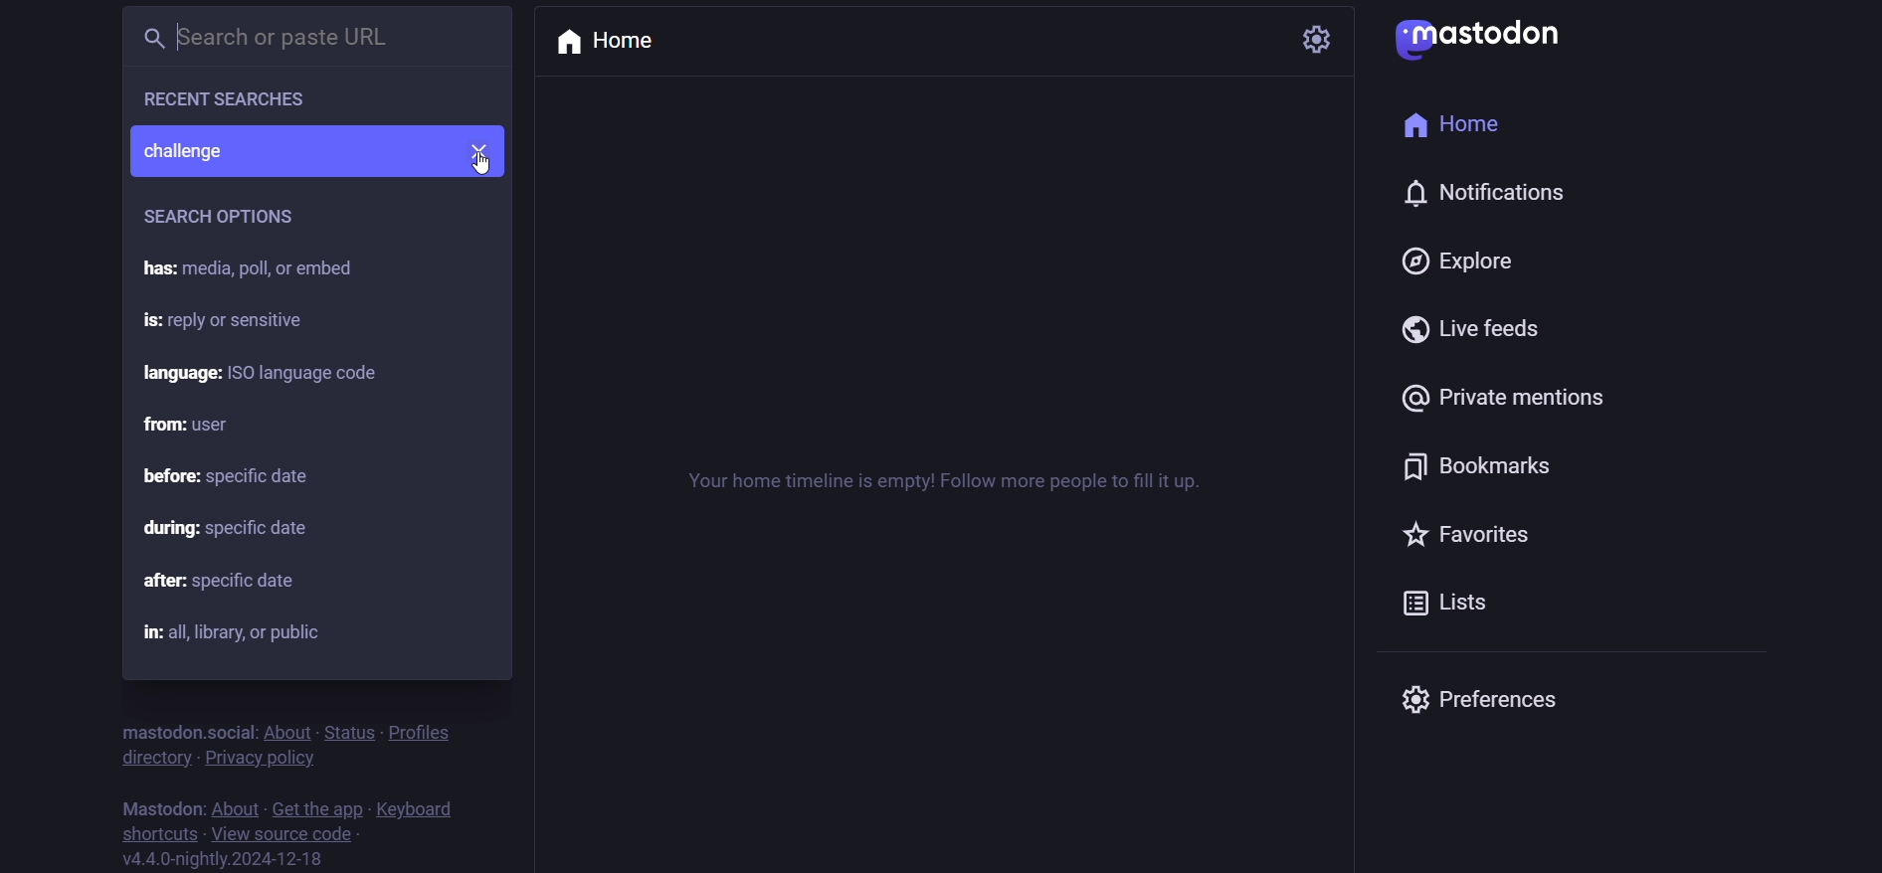  I want to click on preferences, so click(1476, 700).